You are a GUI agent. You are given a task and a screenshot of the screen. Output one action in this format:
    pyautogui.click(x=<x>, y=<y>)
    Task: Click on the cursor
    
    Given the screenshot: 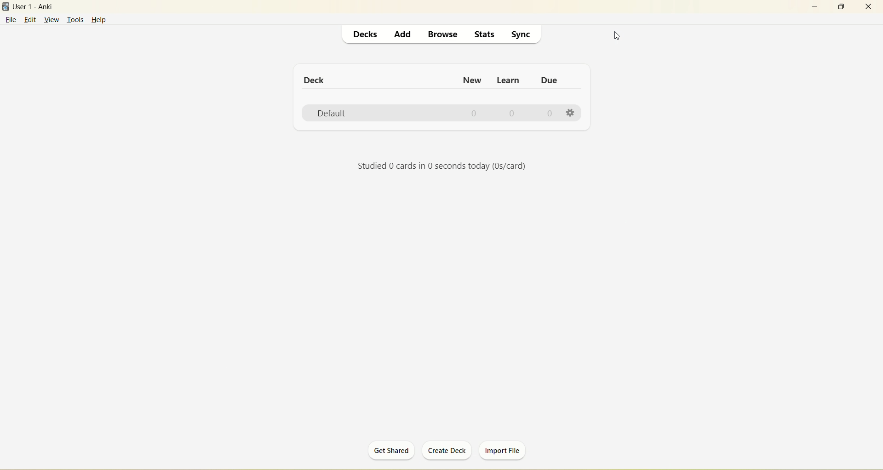 What is the action you would take?
    pyautogui.click(x=620, y=39)
    